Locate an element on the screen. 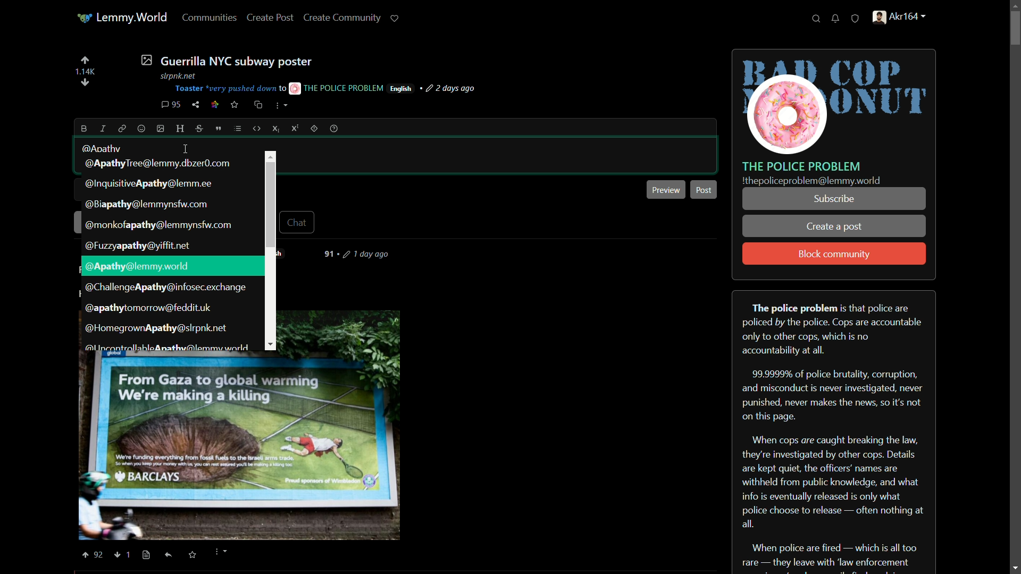 This screenshot has height=574, width=1021. scroll bar is located at coordinates (1015, 286).